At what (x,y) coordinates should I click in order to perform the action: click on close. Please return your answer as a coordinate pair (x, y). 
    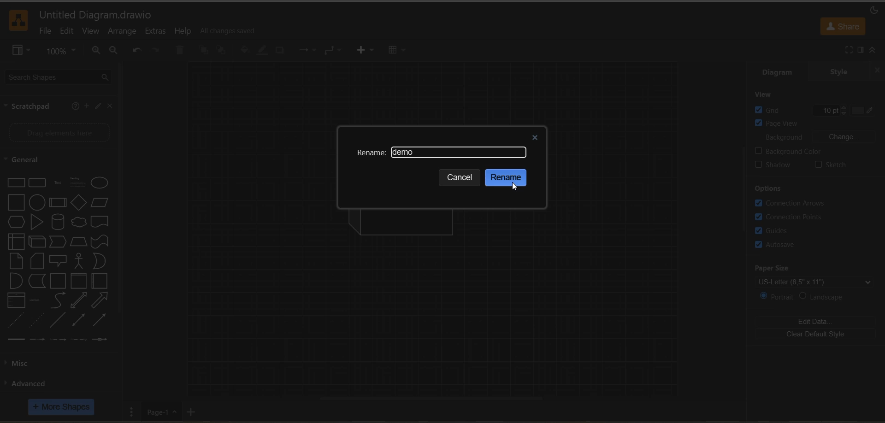
    Looking at the image, I should click on (534, 135).